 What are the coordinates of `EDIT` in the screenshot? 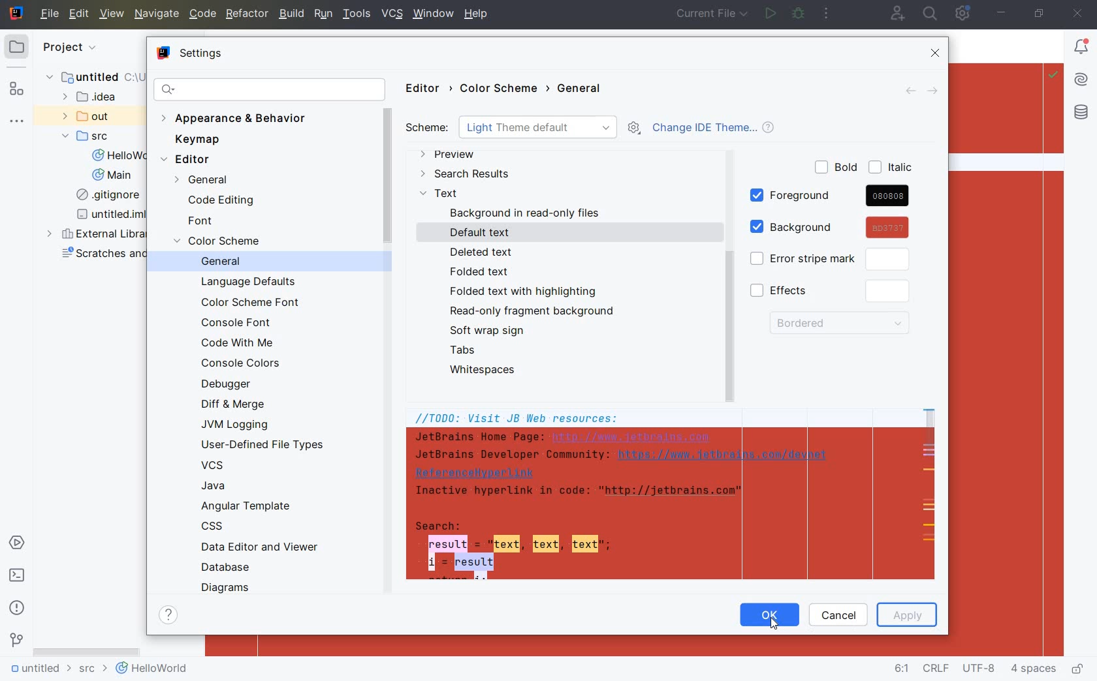 It's located at (81, 15).